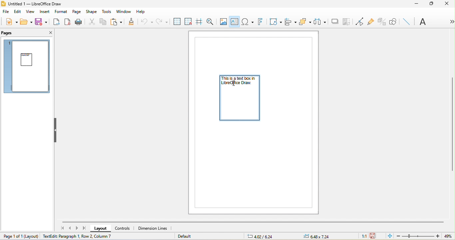 The image size is (455, 240). I want to click on special character, so click(248, 22).